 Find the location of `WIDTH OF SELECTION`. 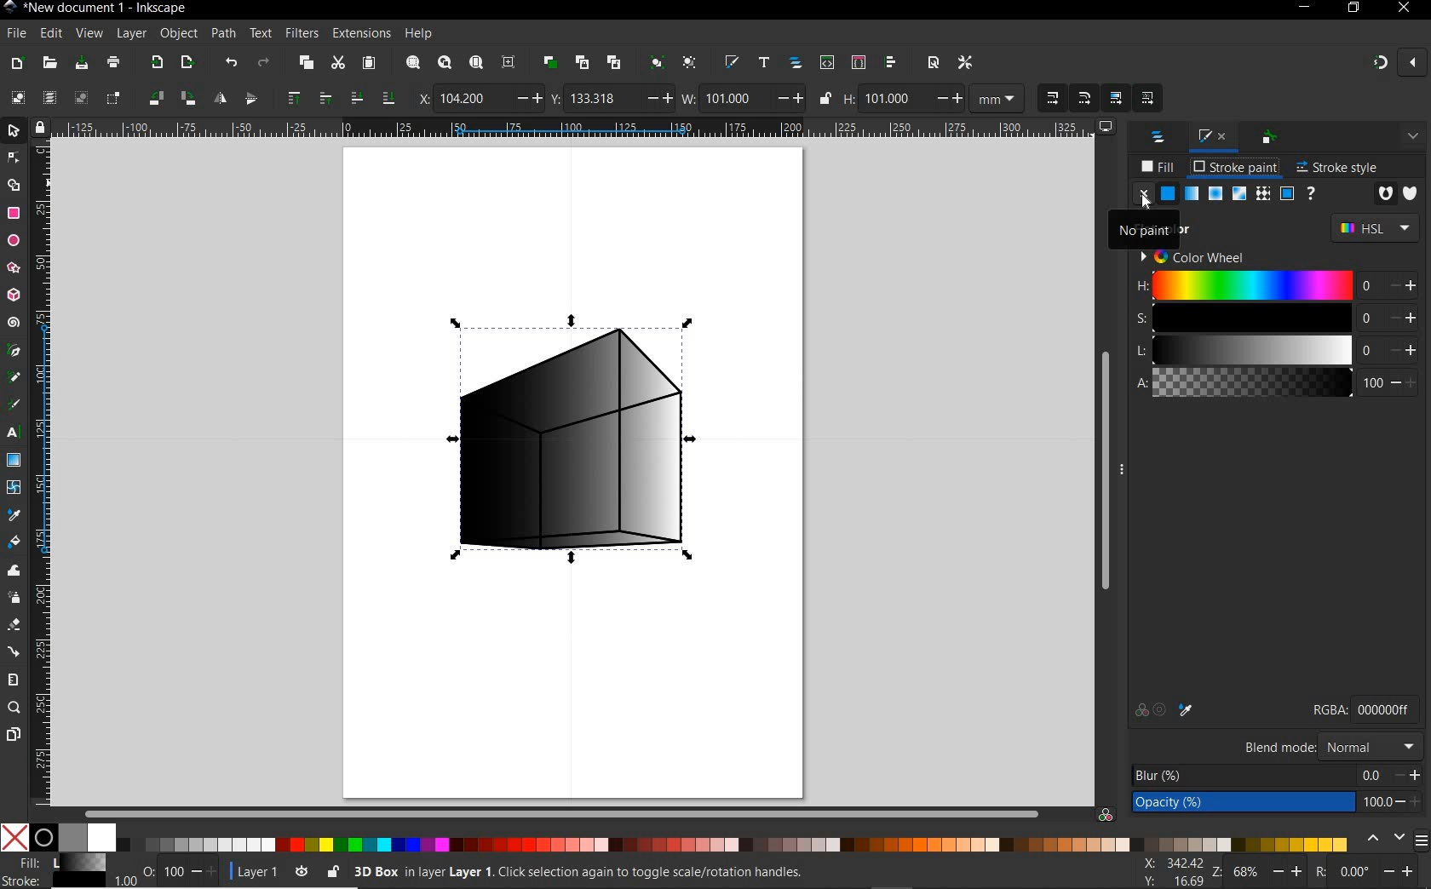

WIDTH OF SELECTION is located at coordinates (689, 96).